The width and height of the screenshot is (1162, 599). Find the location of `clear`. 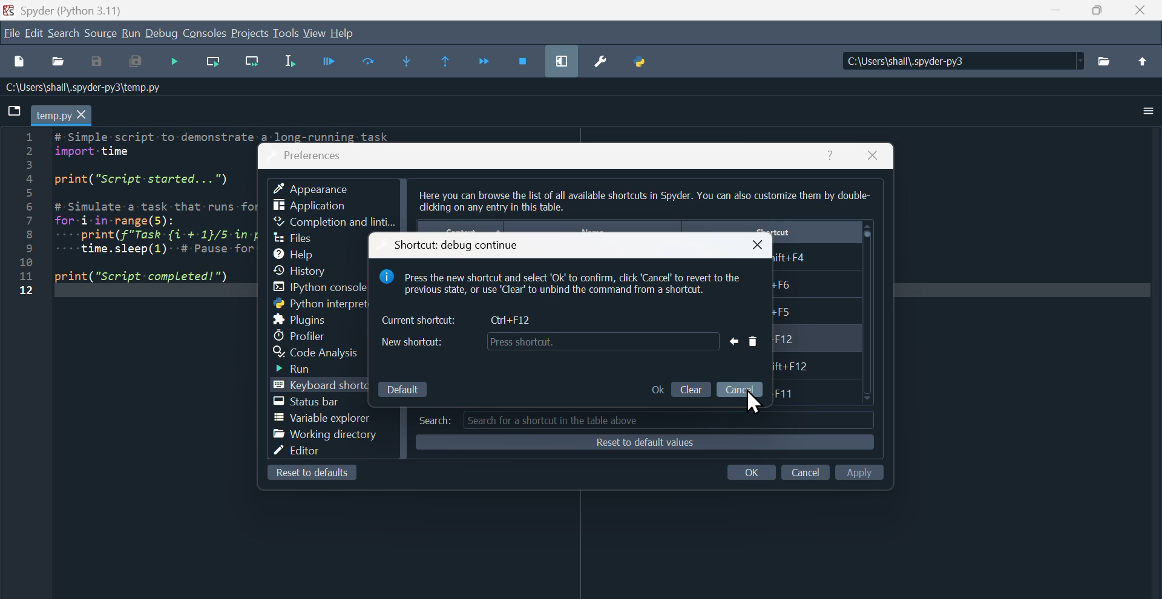

clear is located at coordinates (693, 387).